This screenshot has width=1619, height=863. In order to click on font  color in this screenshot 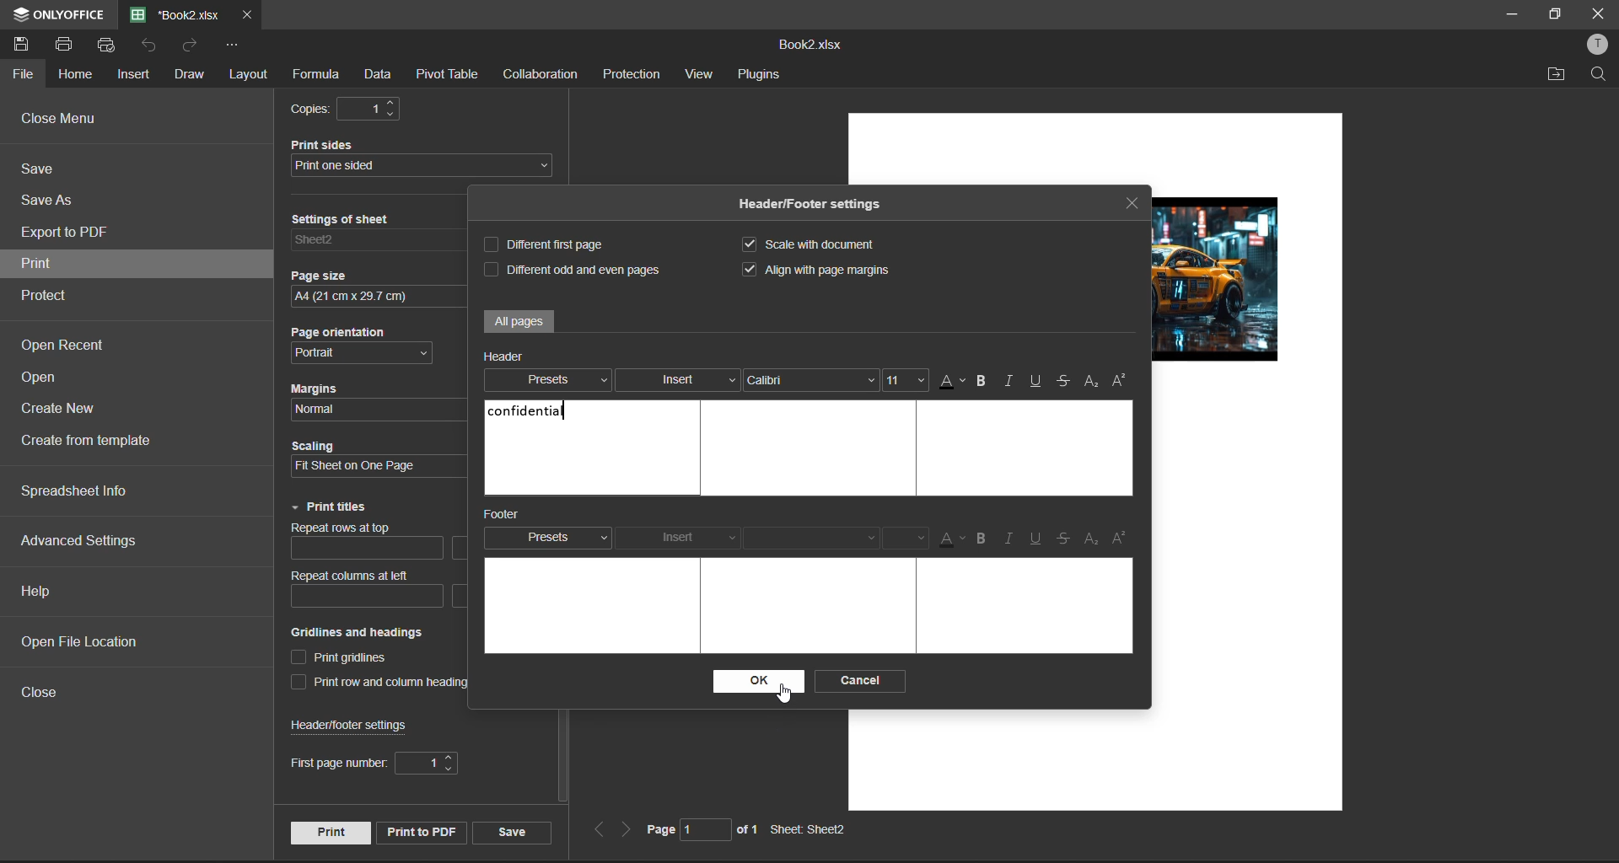, I will do `click(950, 382)`.